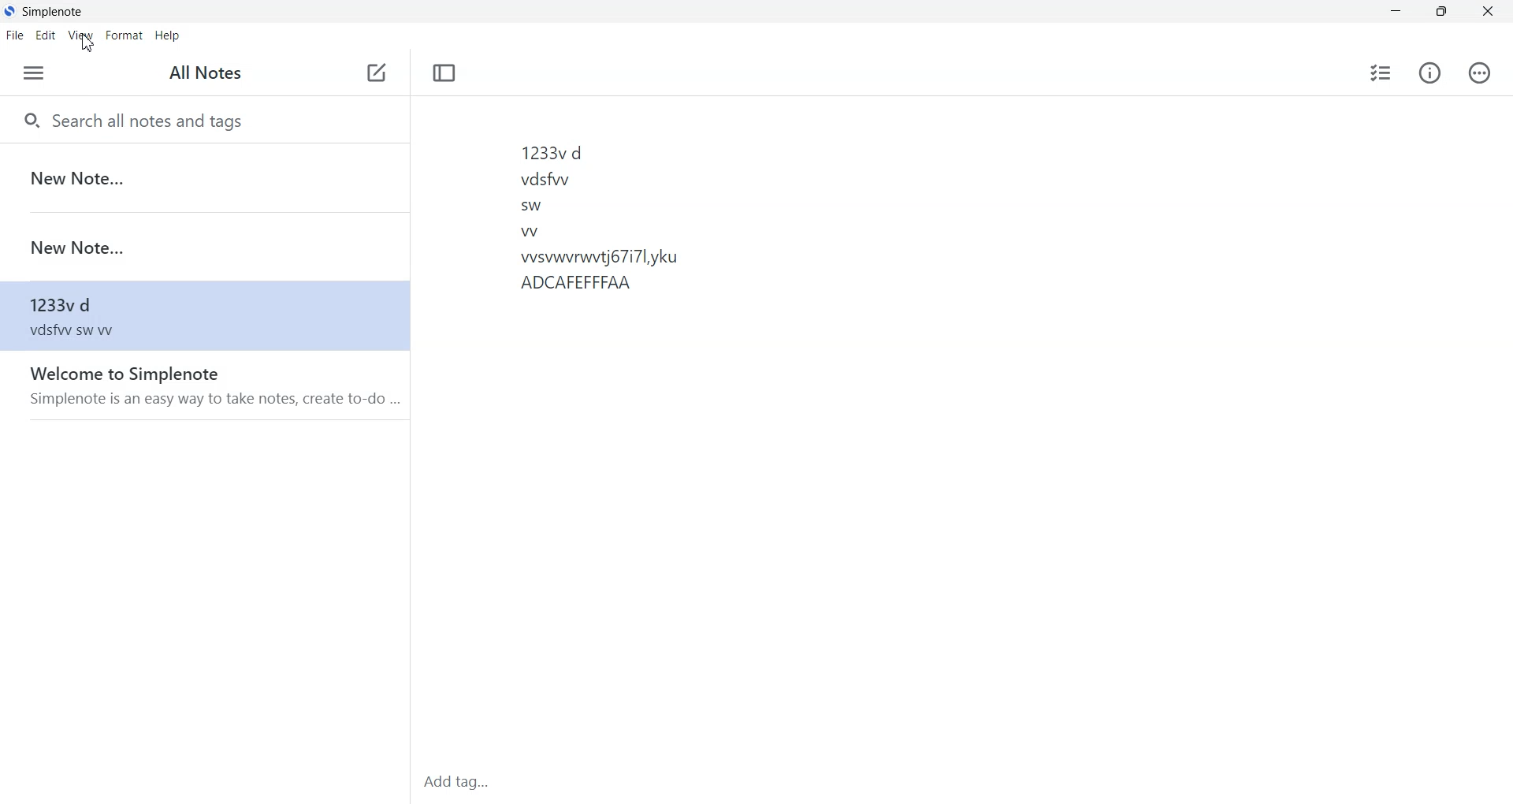 This screenshot has width=1513, height=804. Describe the element at coordinates (202, 248) in the screenshot. I see `New Note ` at that location.